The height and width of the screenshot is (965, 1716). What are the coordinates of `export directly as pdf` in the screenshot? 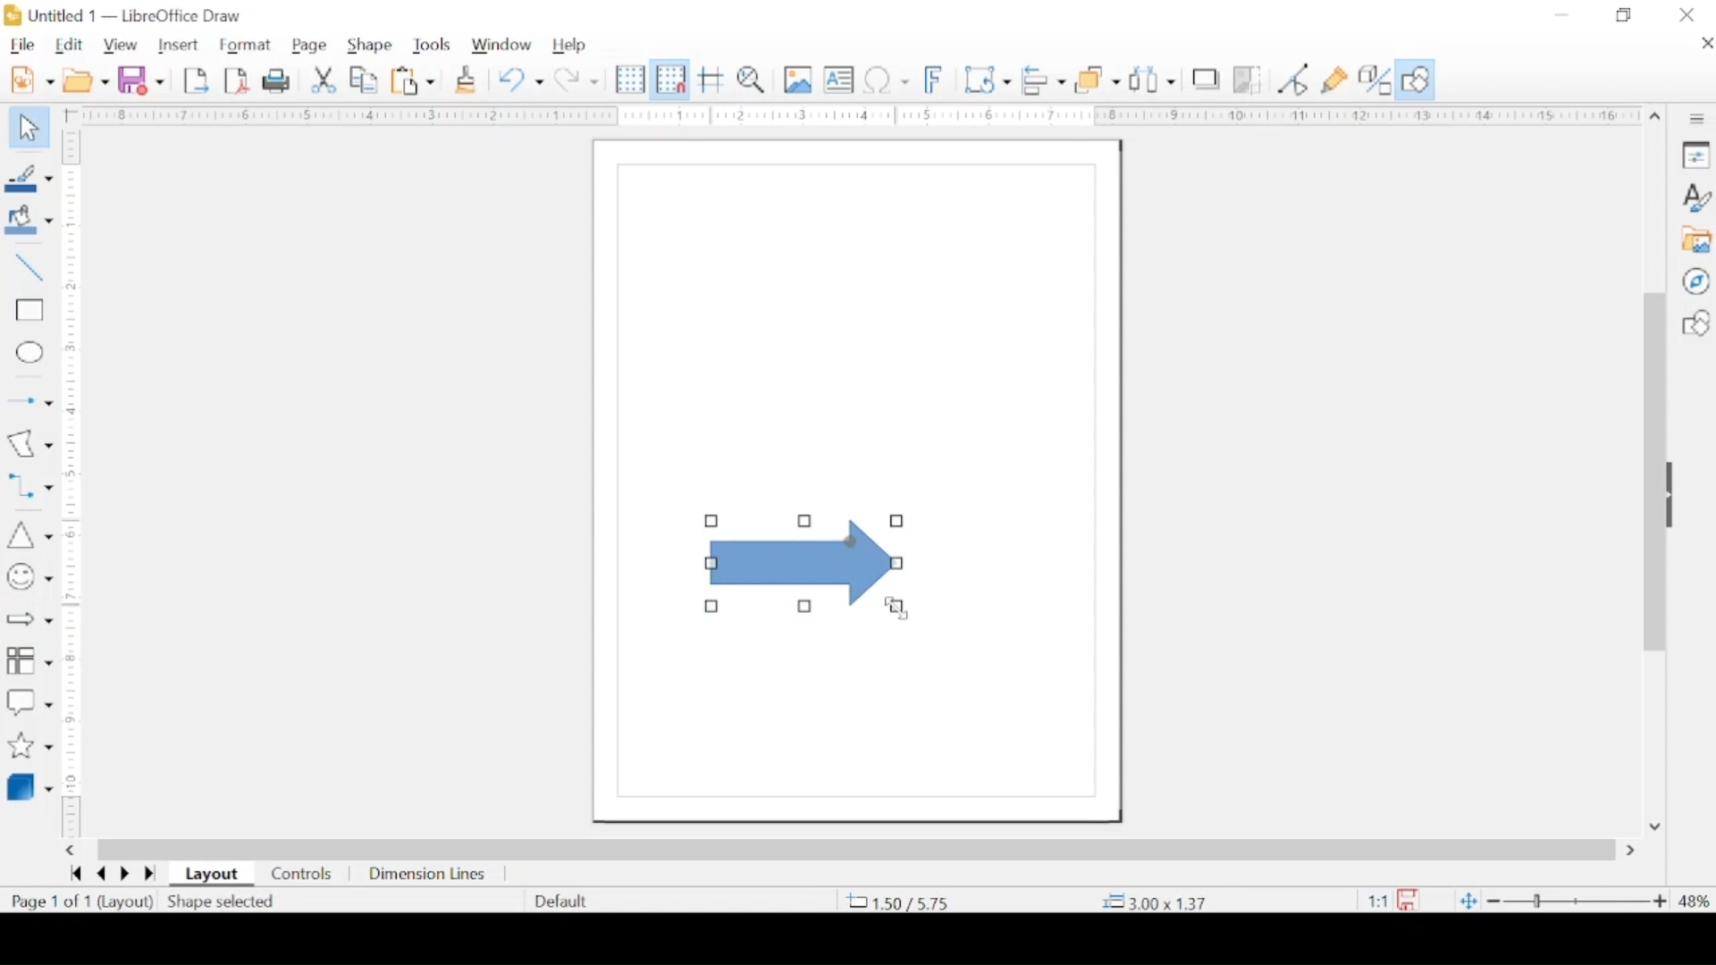 It's located at (236, 81).